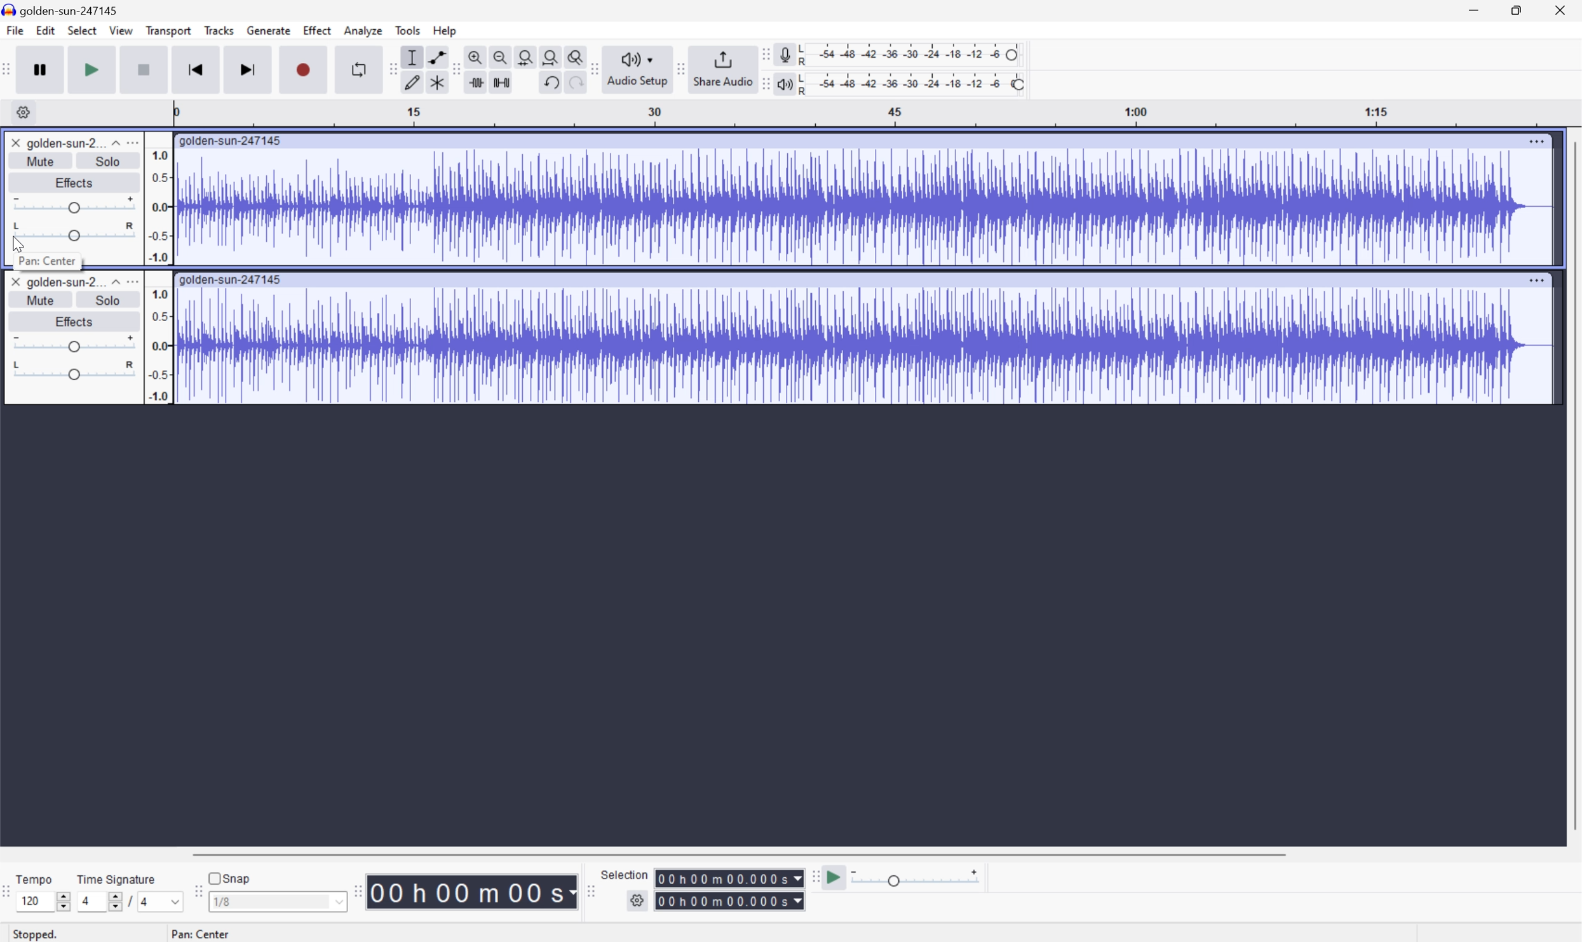  I want to click on Effects, so click(71, 321).